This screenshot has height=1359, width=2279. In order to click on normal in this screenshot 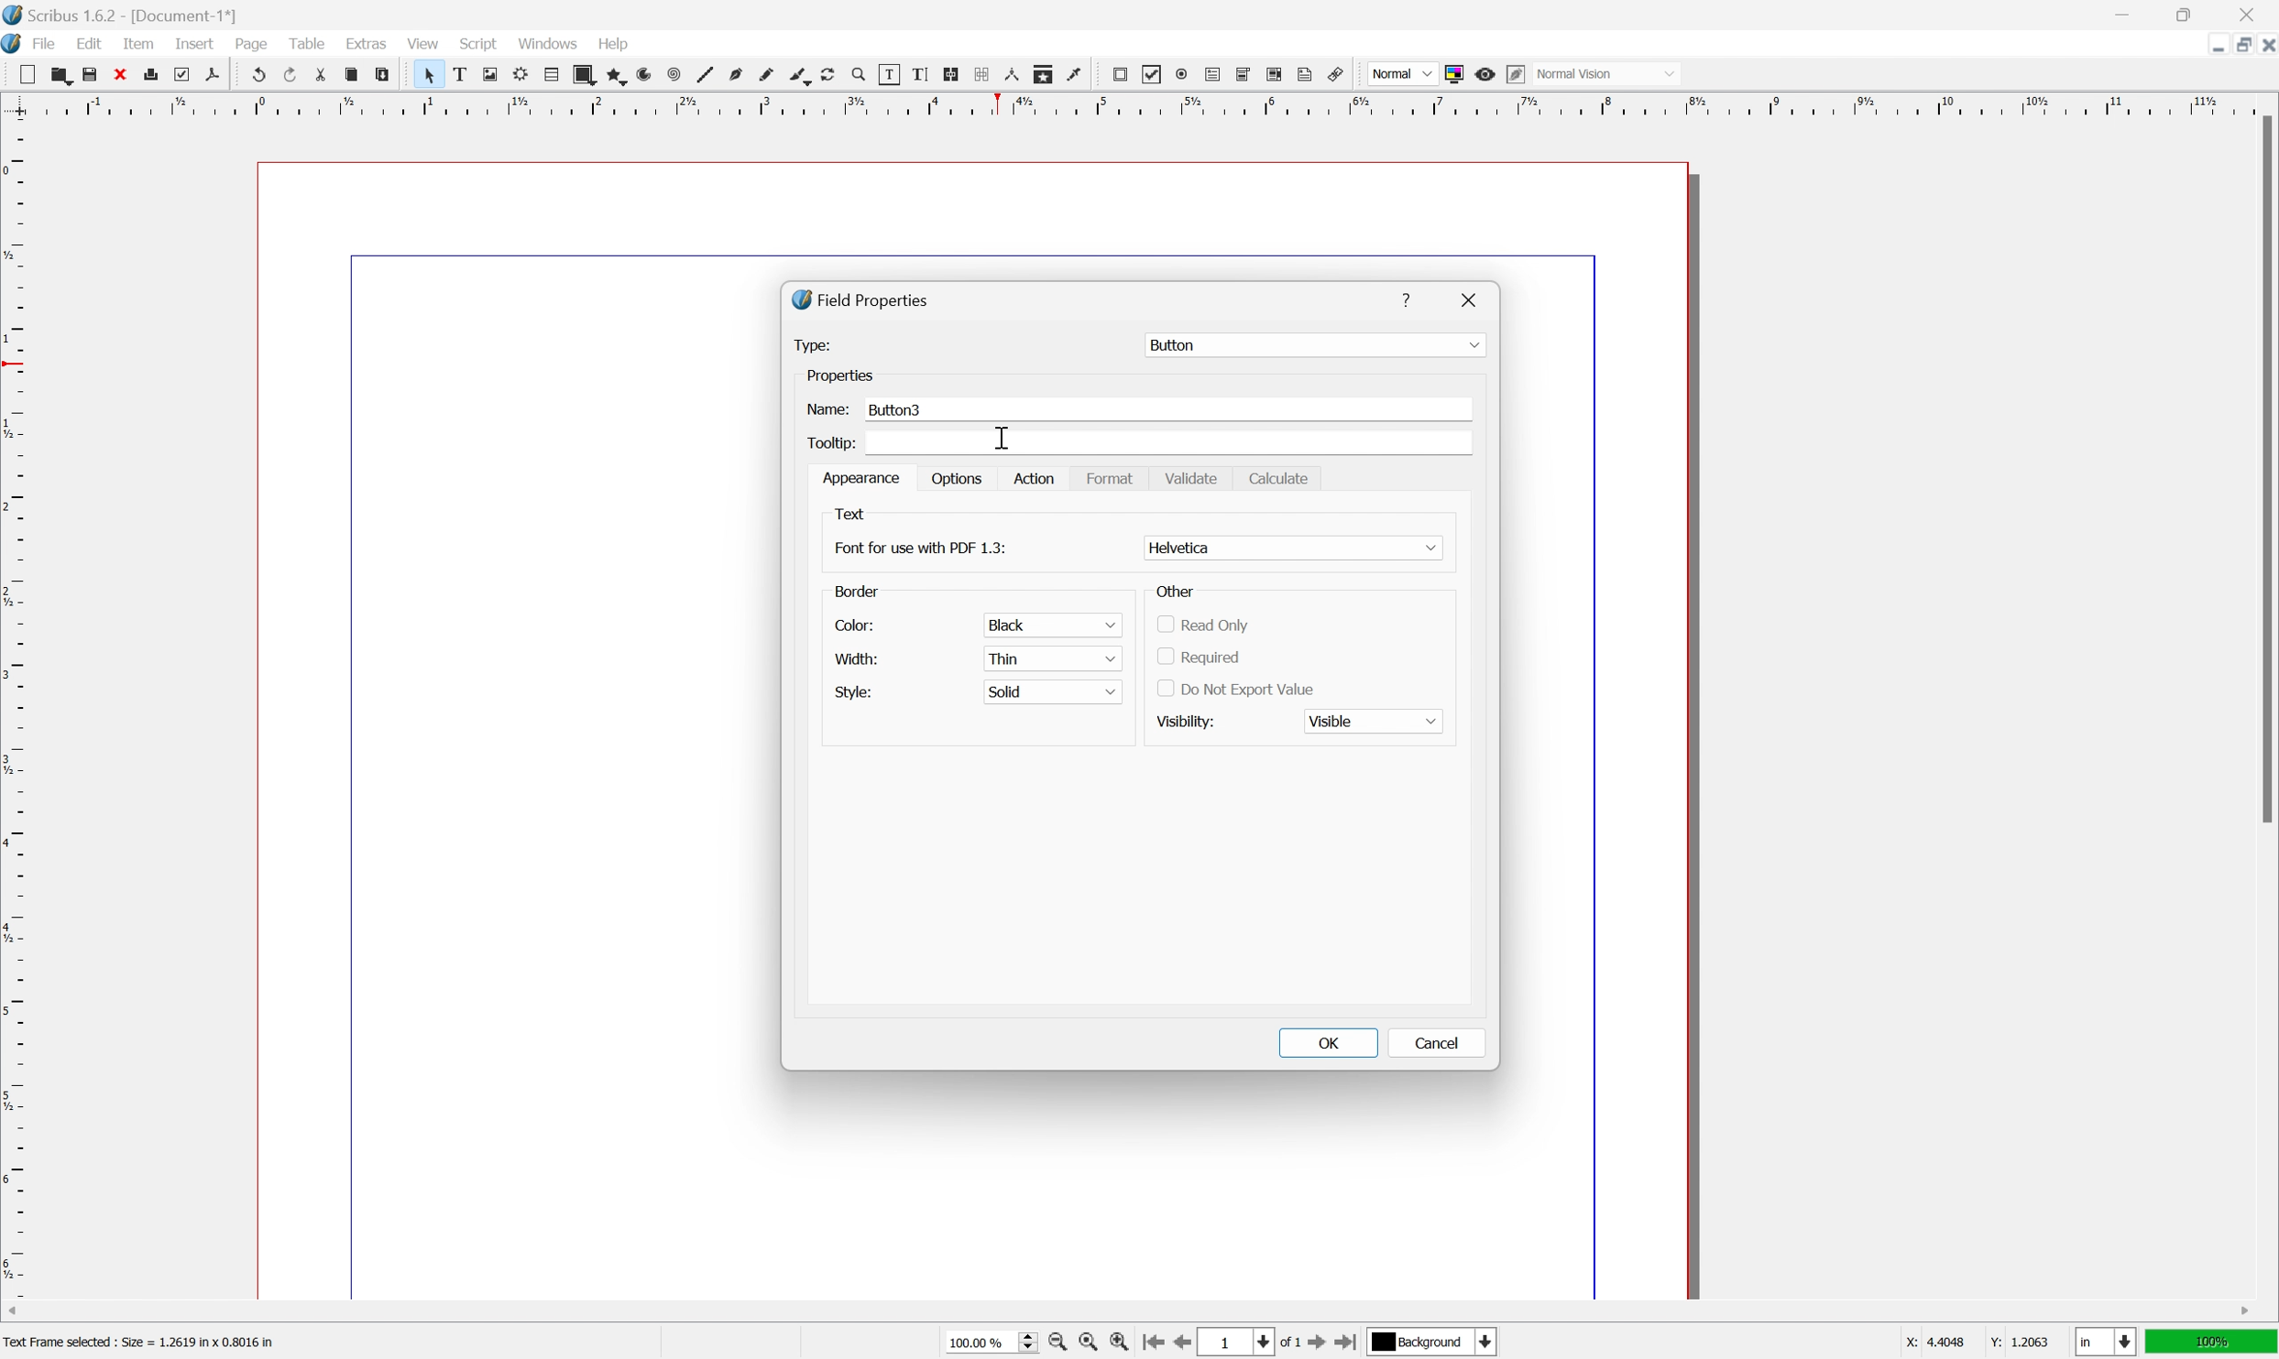, I will do `click(1401, 72)`.